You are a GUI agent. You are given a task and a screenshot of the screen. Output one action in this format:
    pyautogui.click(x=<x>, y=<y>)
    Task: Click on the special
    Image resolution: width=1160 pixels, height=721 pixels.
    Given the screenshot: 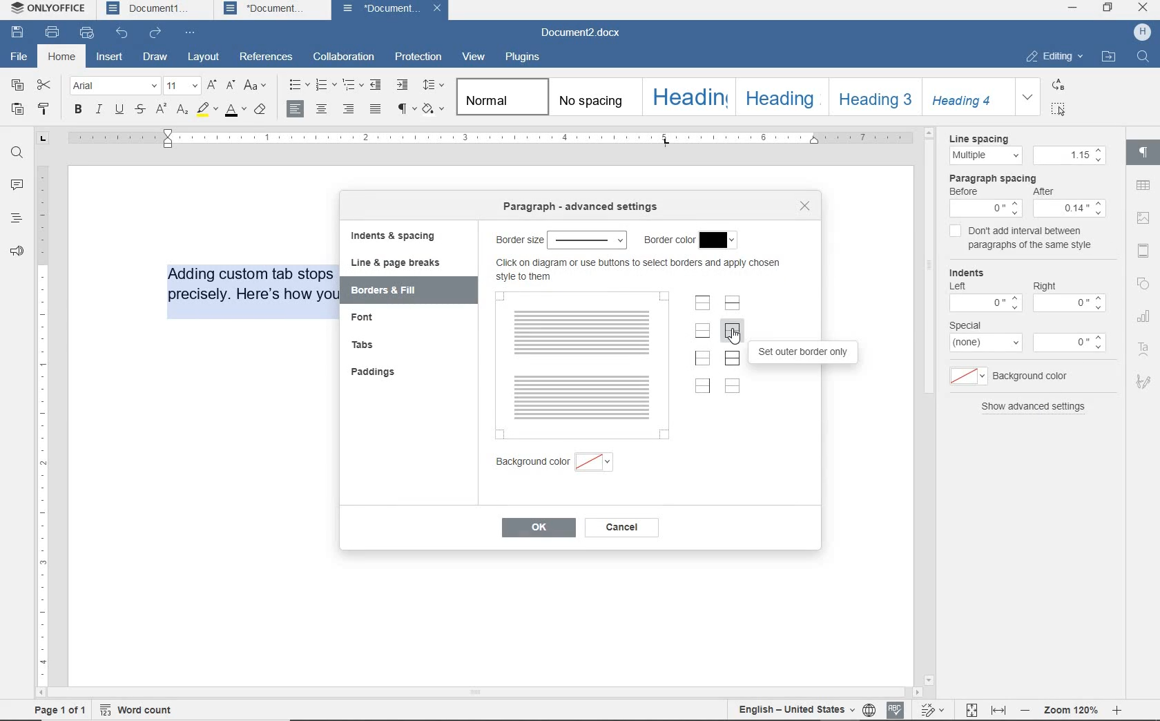 What is the action you would take?
    pyautogui.click(x=971, y=325)
    